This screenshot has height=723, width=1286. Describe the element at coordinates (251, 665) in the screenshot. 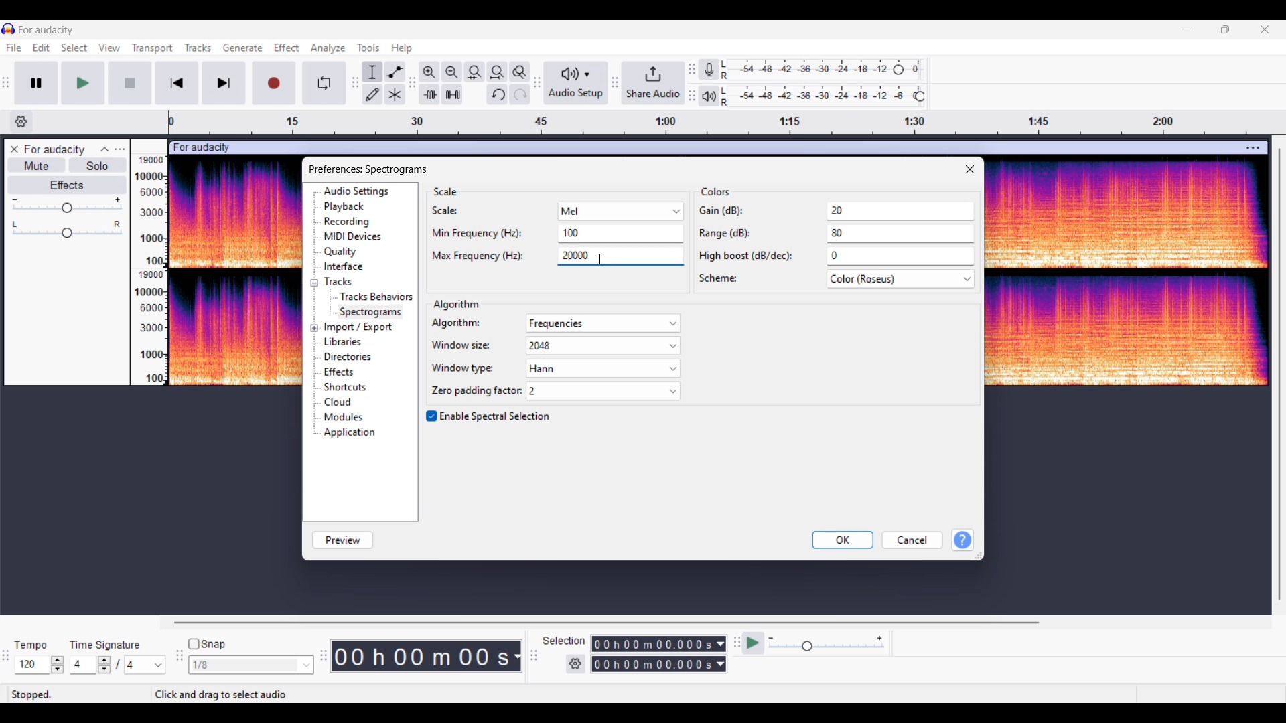

I see `Snap options` at that location.